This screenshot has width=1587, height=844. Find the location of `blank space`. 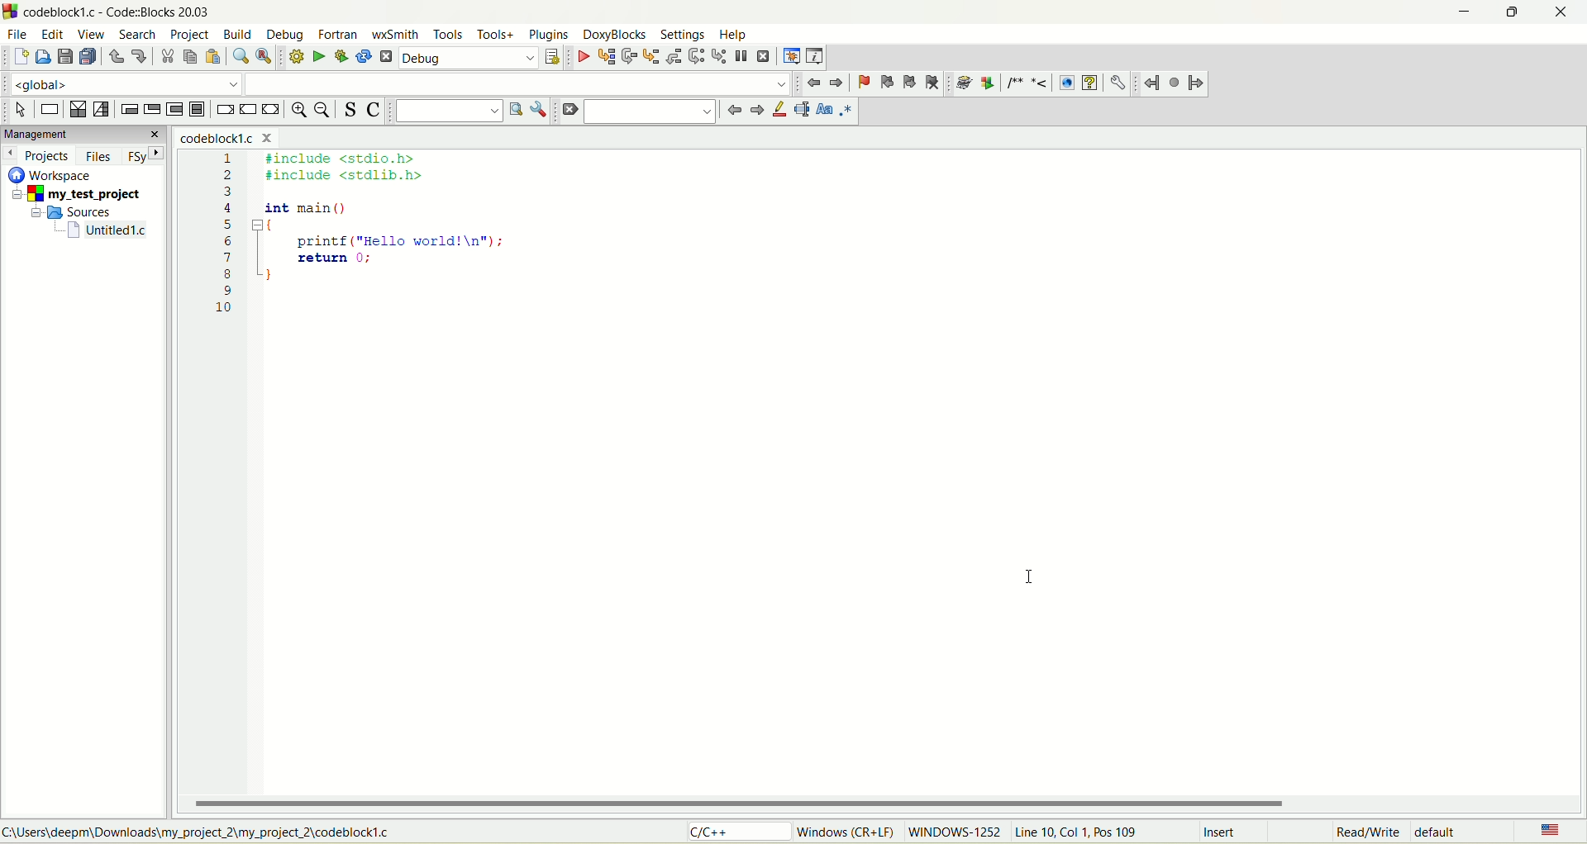

blank space is located at coordinates (518, 83).